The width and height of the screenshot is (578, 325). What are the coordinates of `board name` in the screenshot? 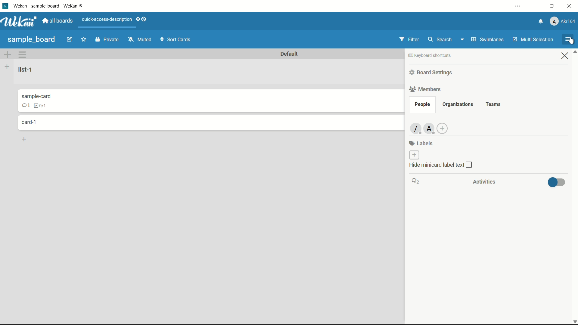 It's located at (32, 39).